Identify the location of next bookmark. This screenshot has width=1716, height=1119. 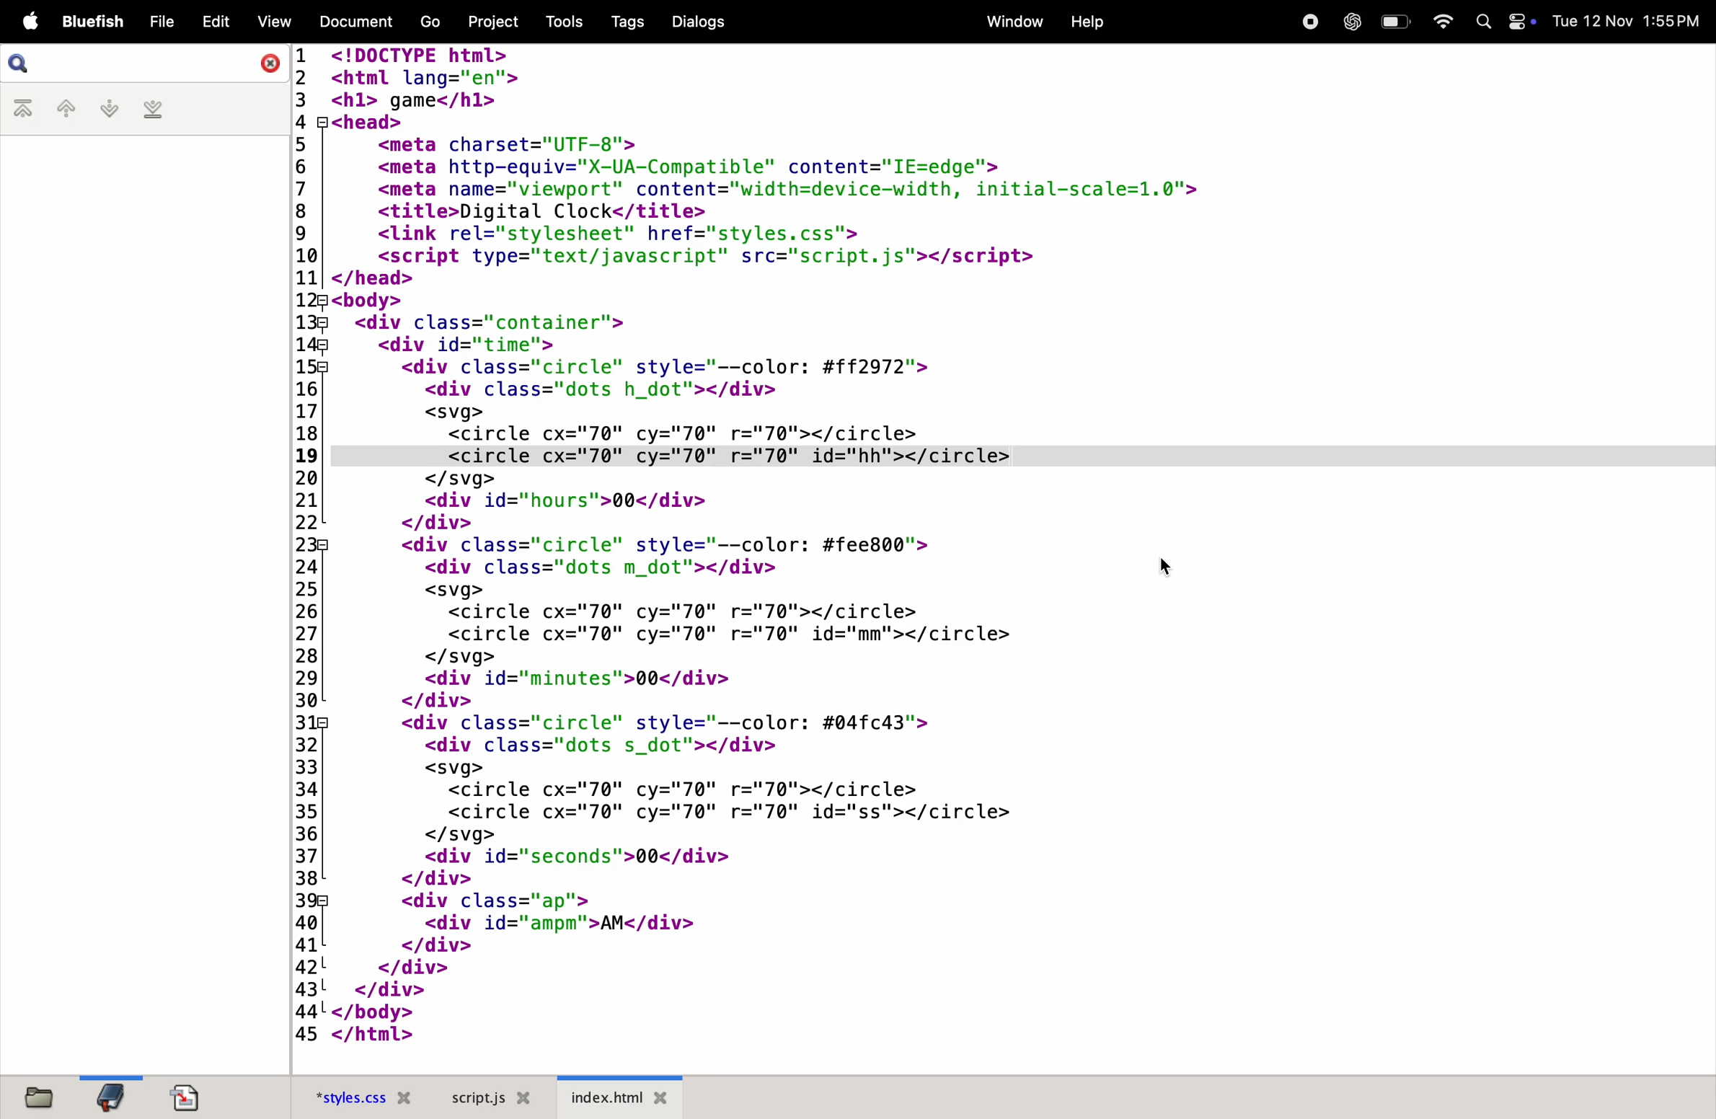
(105, 108).